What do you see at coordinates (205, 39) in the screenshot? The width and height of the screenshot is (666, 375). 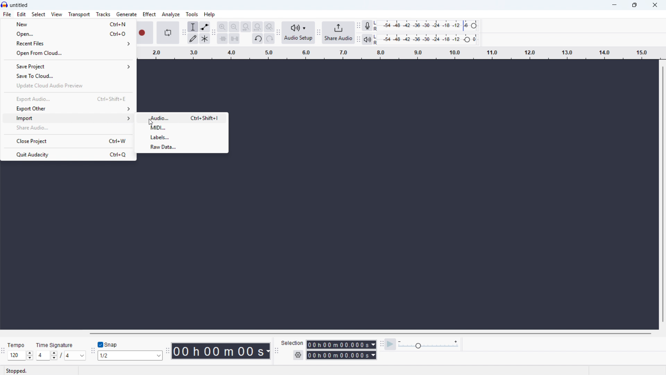 I see `Multi - tool ` at bounding box center [205, 39].